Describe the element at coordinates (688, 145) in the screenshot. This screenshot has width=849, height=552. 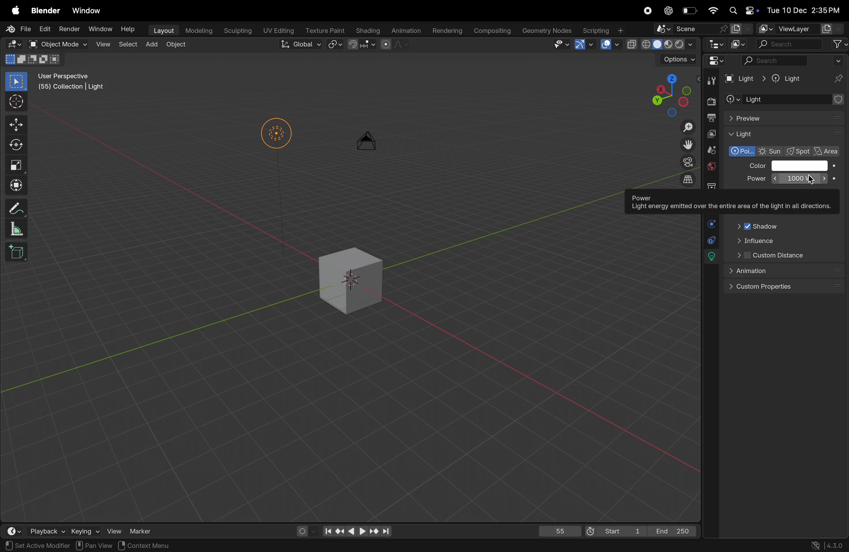
I see `move the view` at that location.